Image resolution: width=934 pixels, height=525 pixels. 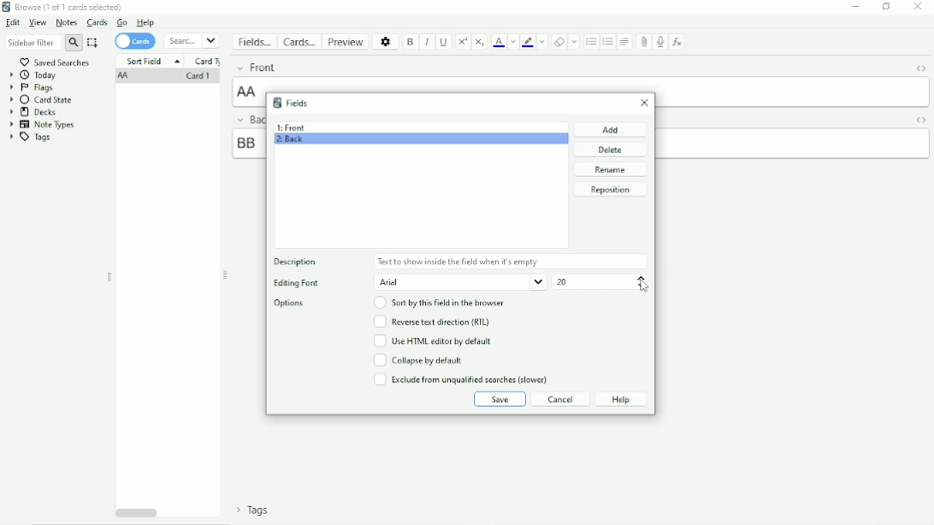 What do you see at coordinates (559, 42) in the screenshot?
I see `Remove formatting` at bounding box center [559, 42].